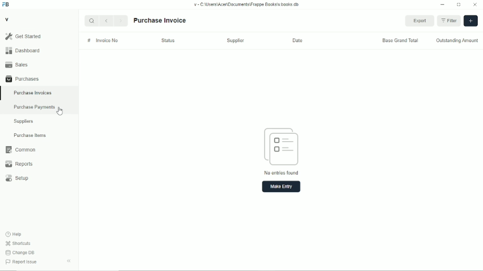  What do you see at coordinates (459, 4) in the screenshot?
I see `Change dimension` at bounding box center [459, 4].